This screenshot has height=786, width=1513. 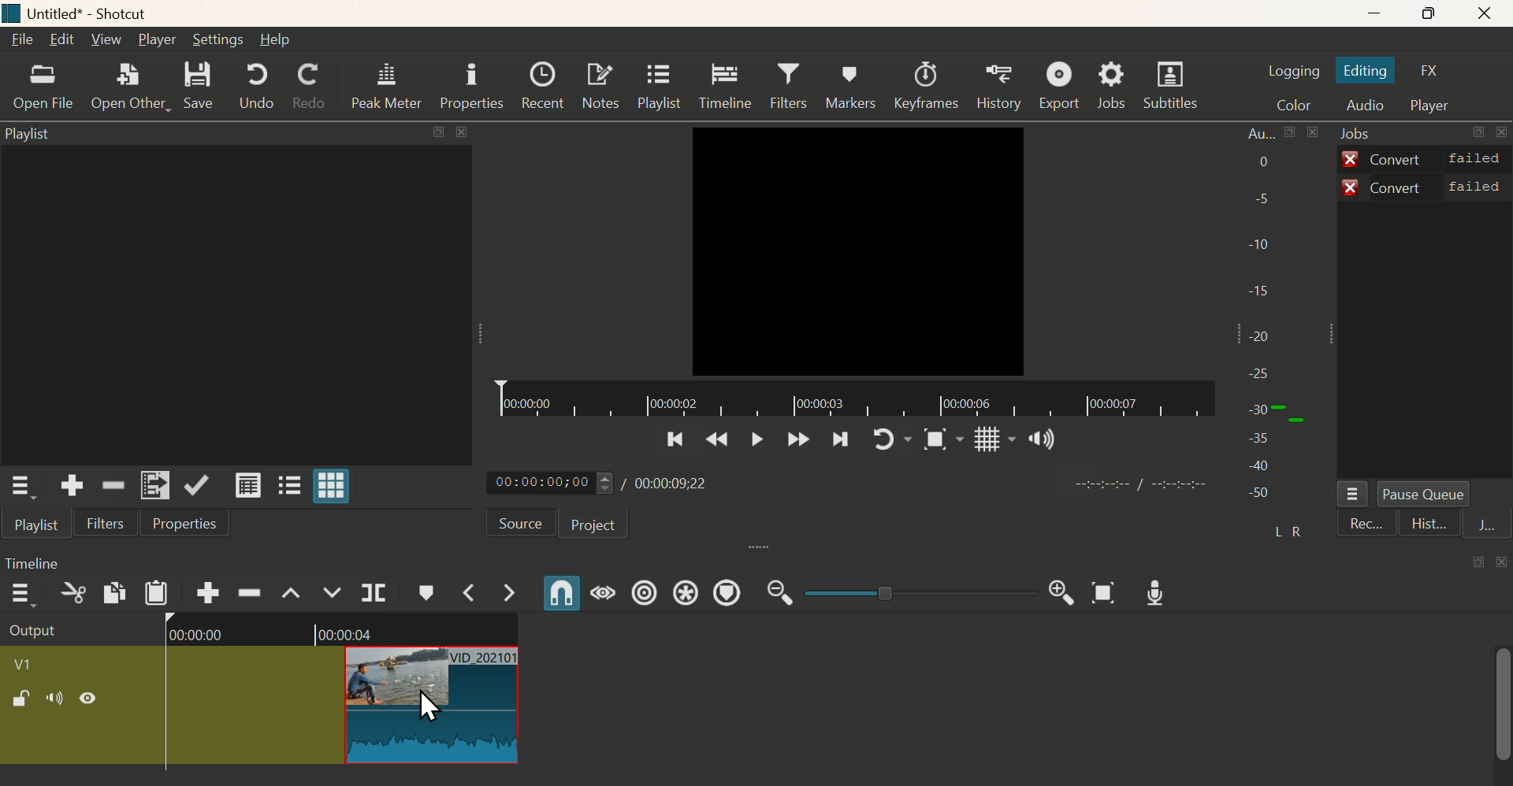 I want to click on , so click(x=103, y=525).